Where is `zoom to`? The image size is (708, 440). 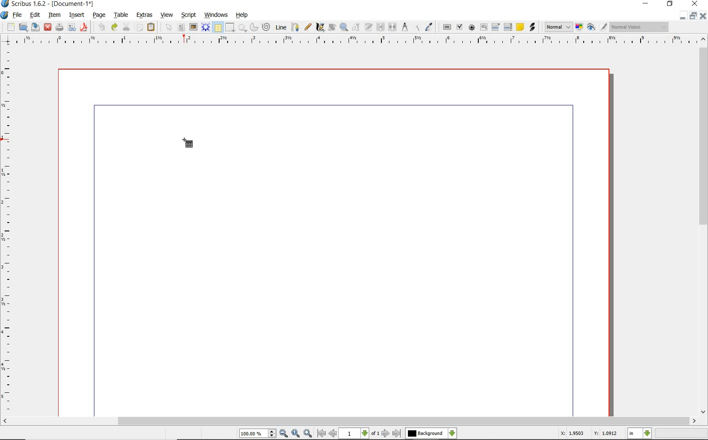 zoom to is located at coordinates (295, 434).